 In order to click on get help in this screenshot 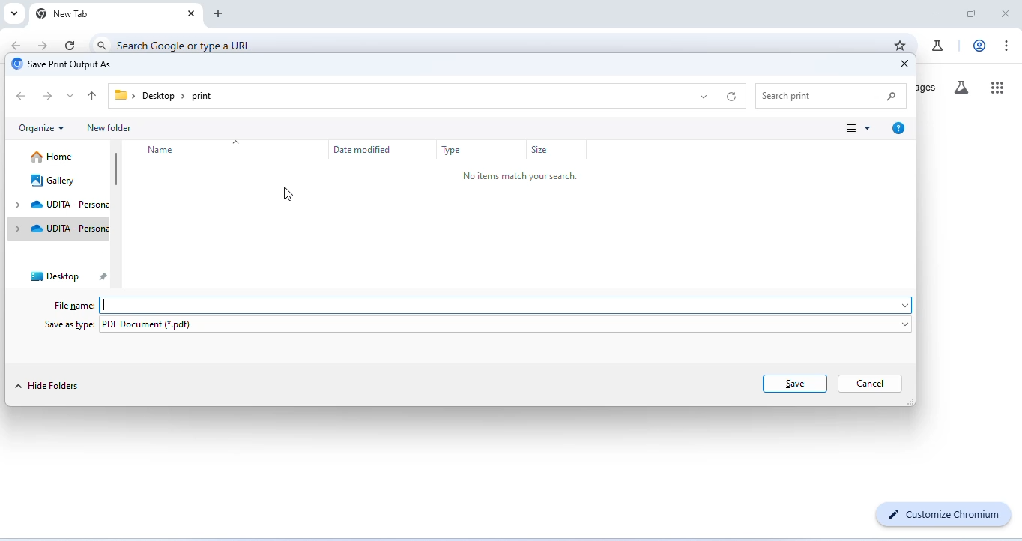, I will do `click(898, 129)`.